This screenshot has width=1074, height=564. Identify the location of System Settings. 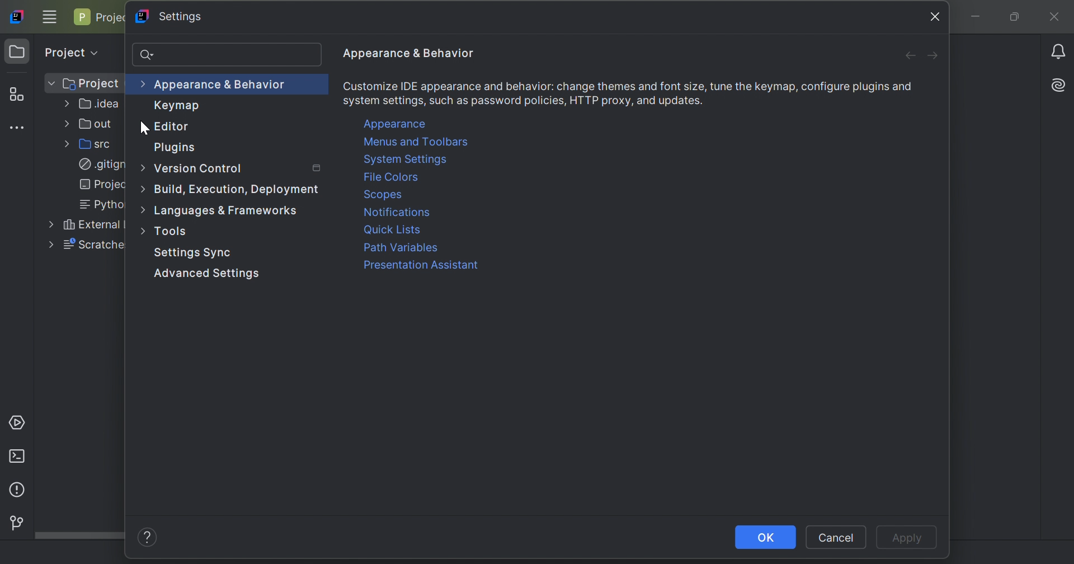
(408, 160).